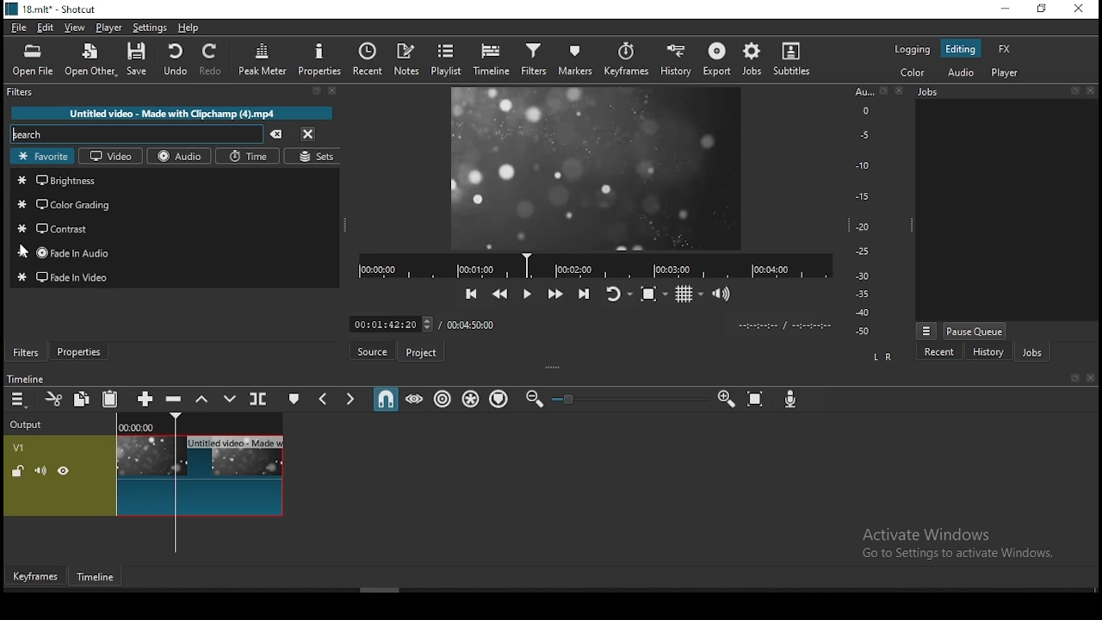  I want to click on open file, so click(33, 61).